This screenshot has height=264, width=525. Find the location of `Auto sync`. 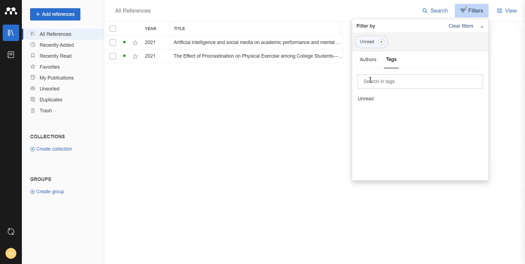

Auto sync is located at coordinates (11, 231).